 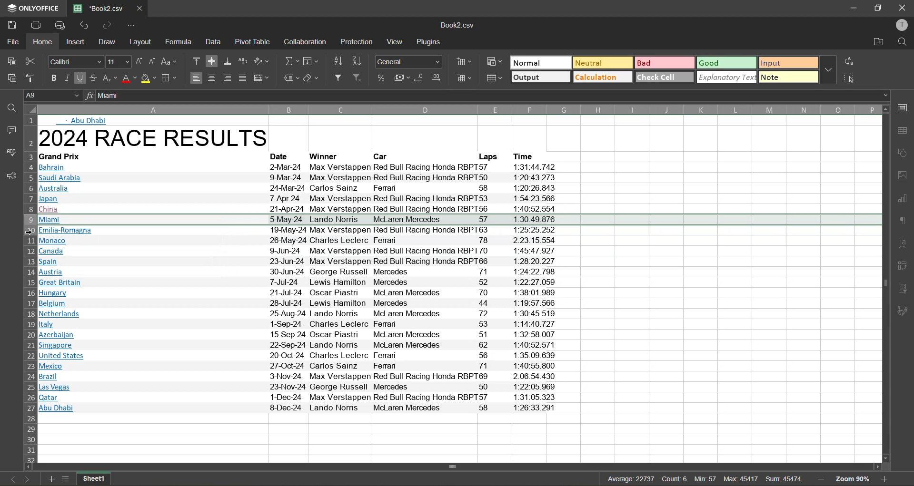 I want to click on customize quick access toolbar, so click(x=132, y=26).